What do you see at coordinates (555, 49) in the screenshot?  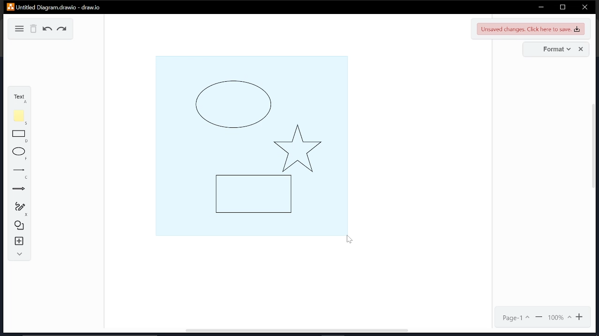 I see `format` at bounding box center [555, 49].